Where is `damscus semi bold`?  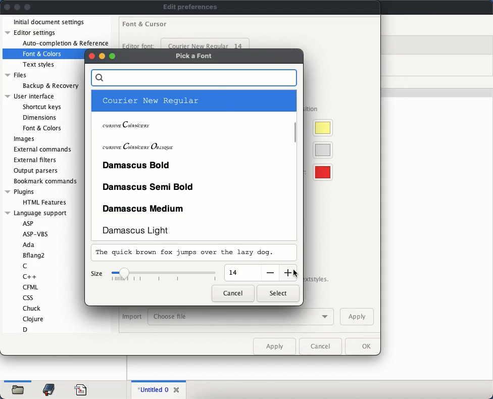
damscus semi bold is located at coordinates (193, 185).